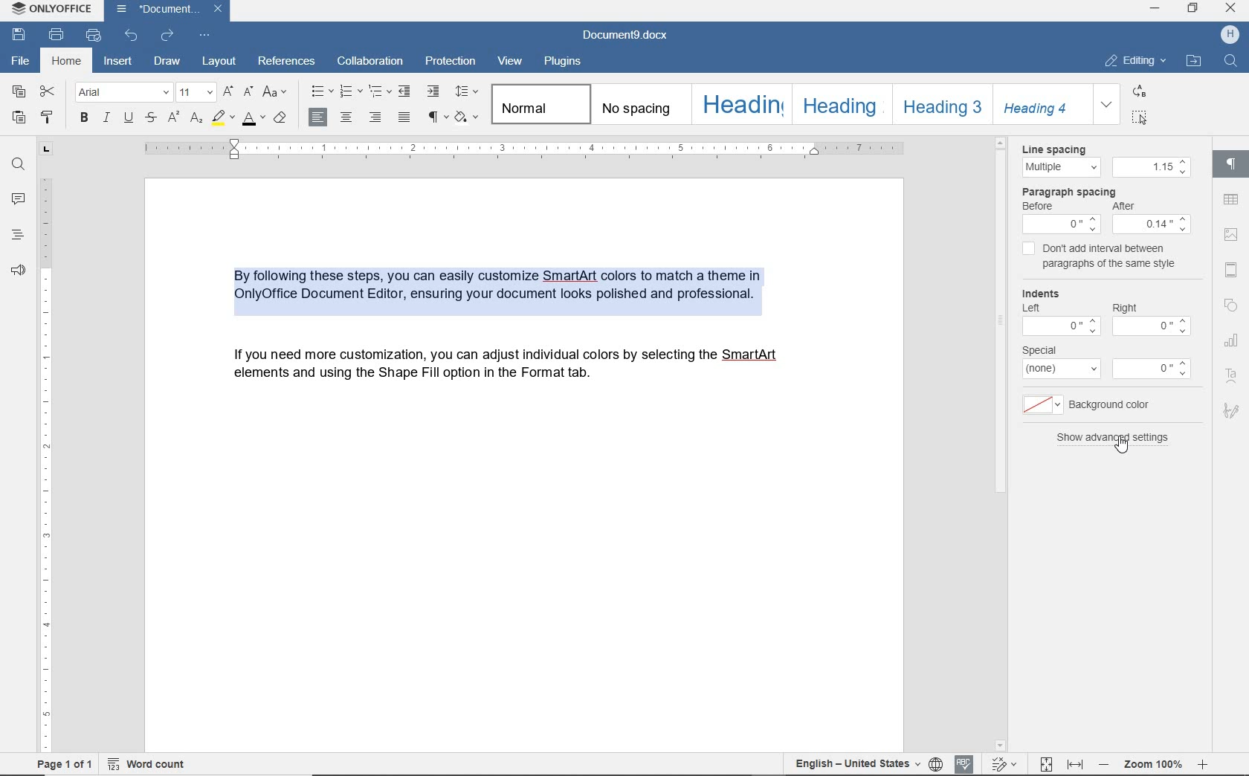 The image size is (1249, 776). I want to click on minimize, so click(1156, 7).